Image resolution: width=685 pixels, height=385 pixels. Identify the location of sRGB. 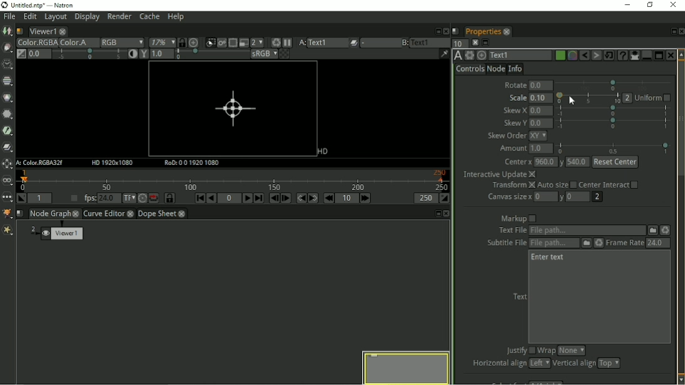
(264, 55).